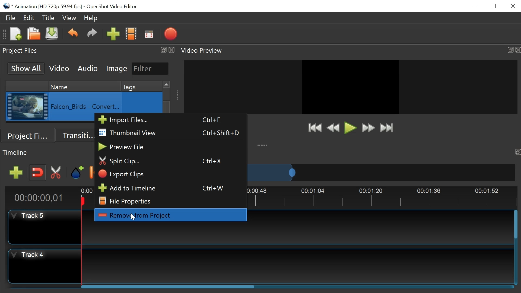  Describe the element at coordinates (16, 152) in the screenshot. I see `Timeline Panel` at that location.